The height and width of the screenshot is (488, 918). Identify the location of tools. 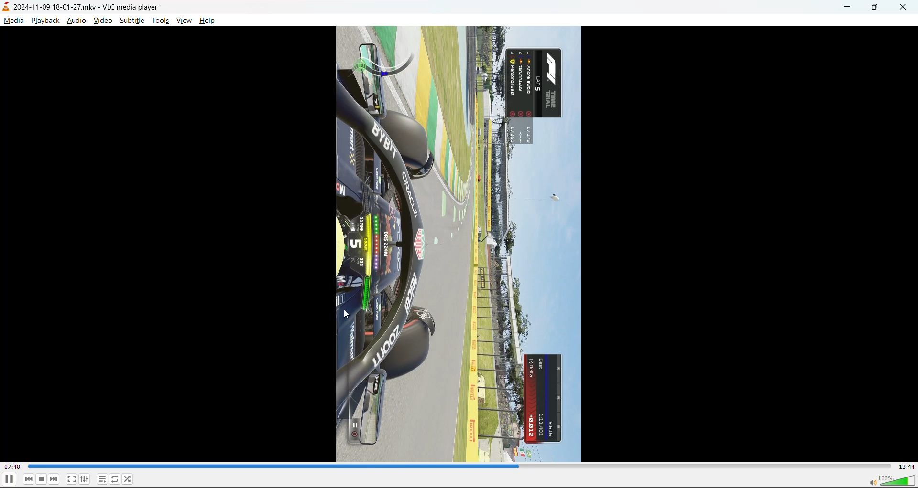
(160, 20).